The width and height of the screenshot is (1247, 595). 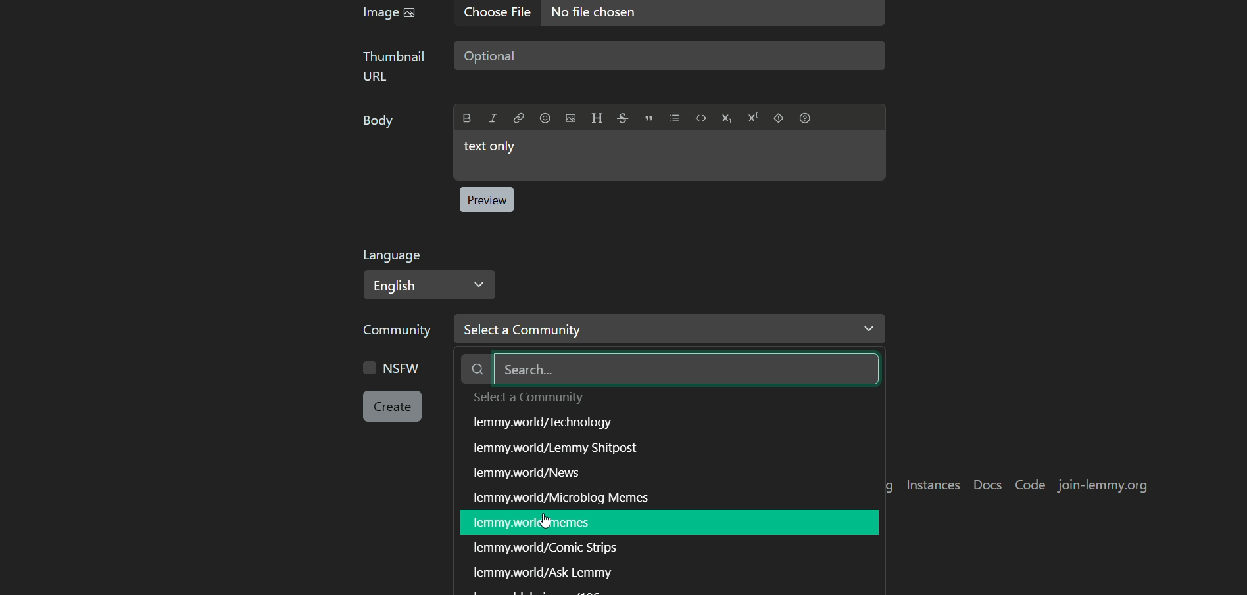 What do you see at coordinates (1032, 485) in the screenshot?
I see `code` at bounding box center [1032, 485].